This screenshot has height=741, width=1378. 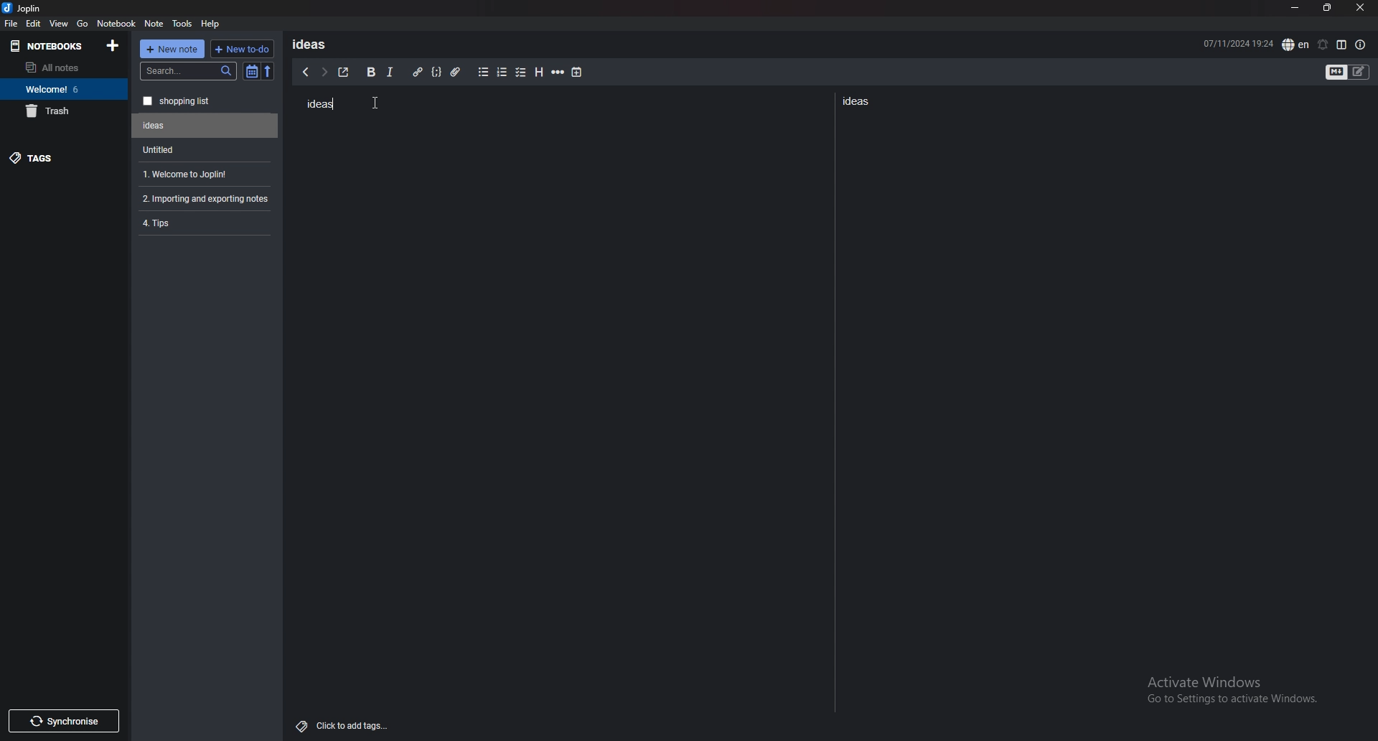 I want to click on trash, so click(x=64, y=111).